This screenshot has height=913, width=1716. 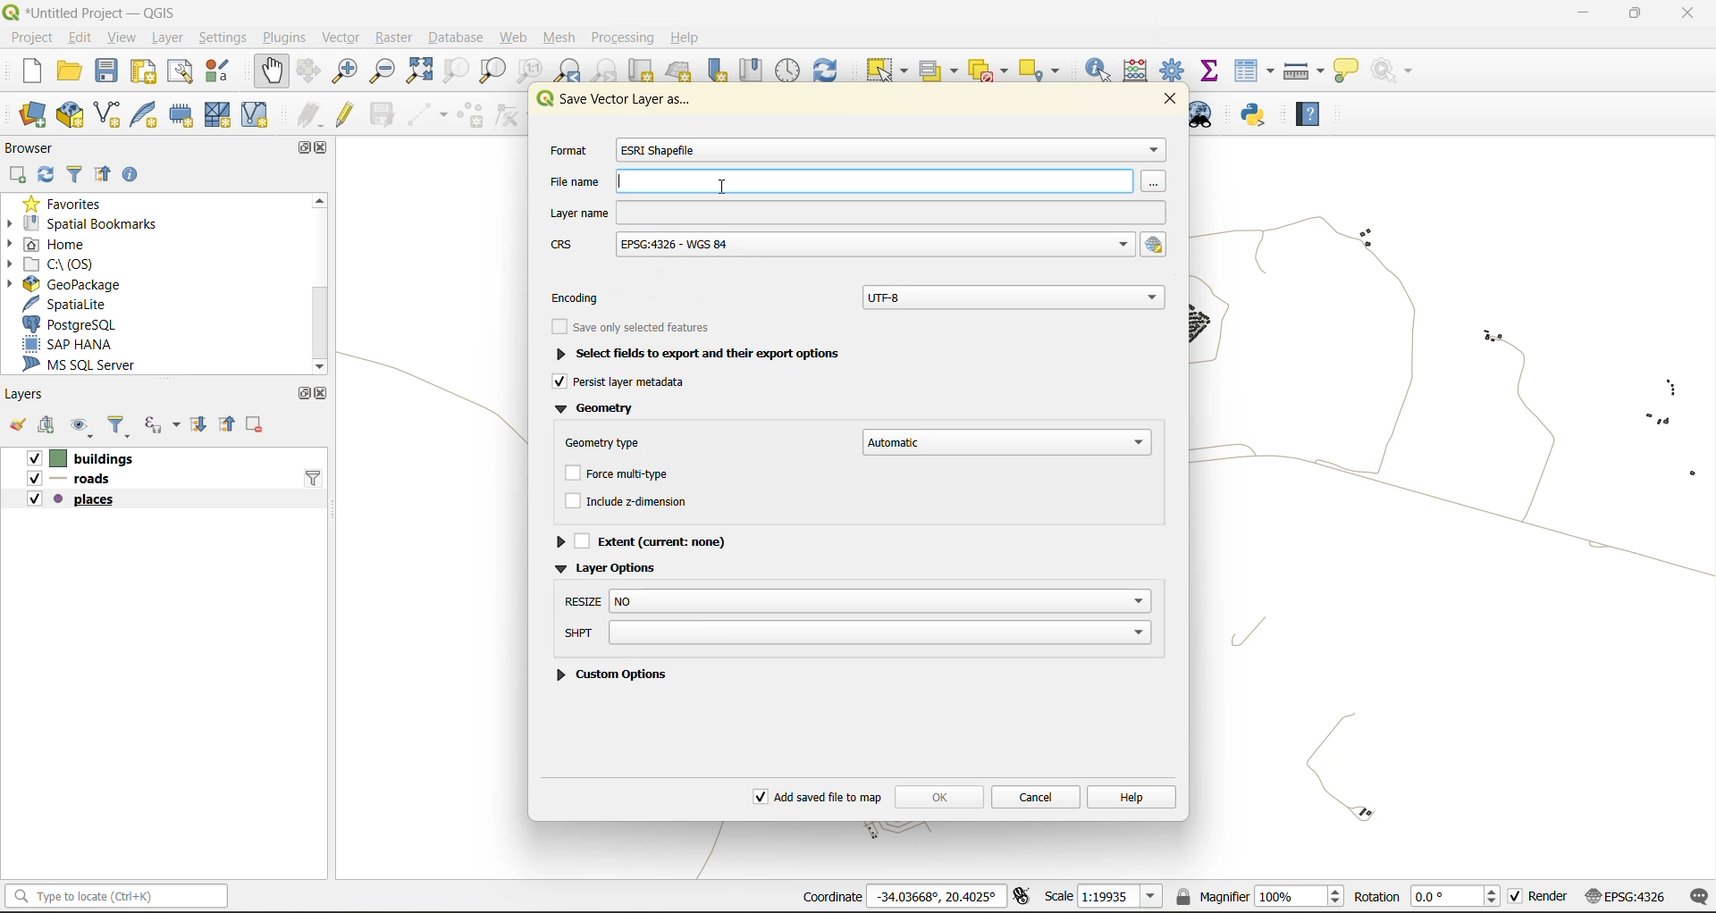 I want to click on coordinates, so click(x=902, y=896).